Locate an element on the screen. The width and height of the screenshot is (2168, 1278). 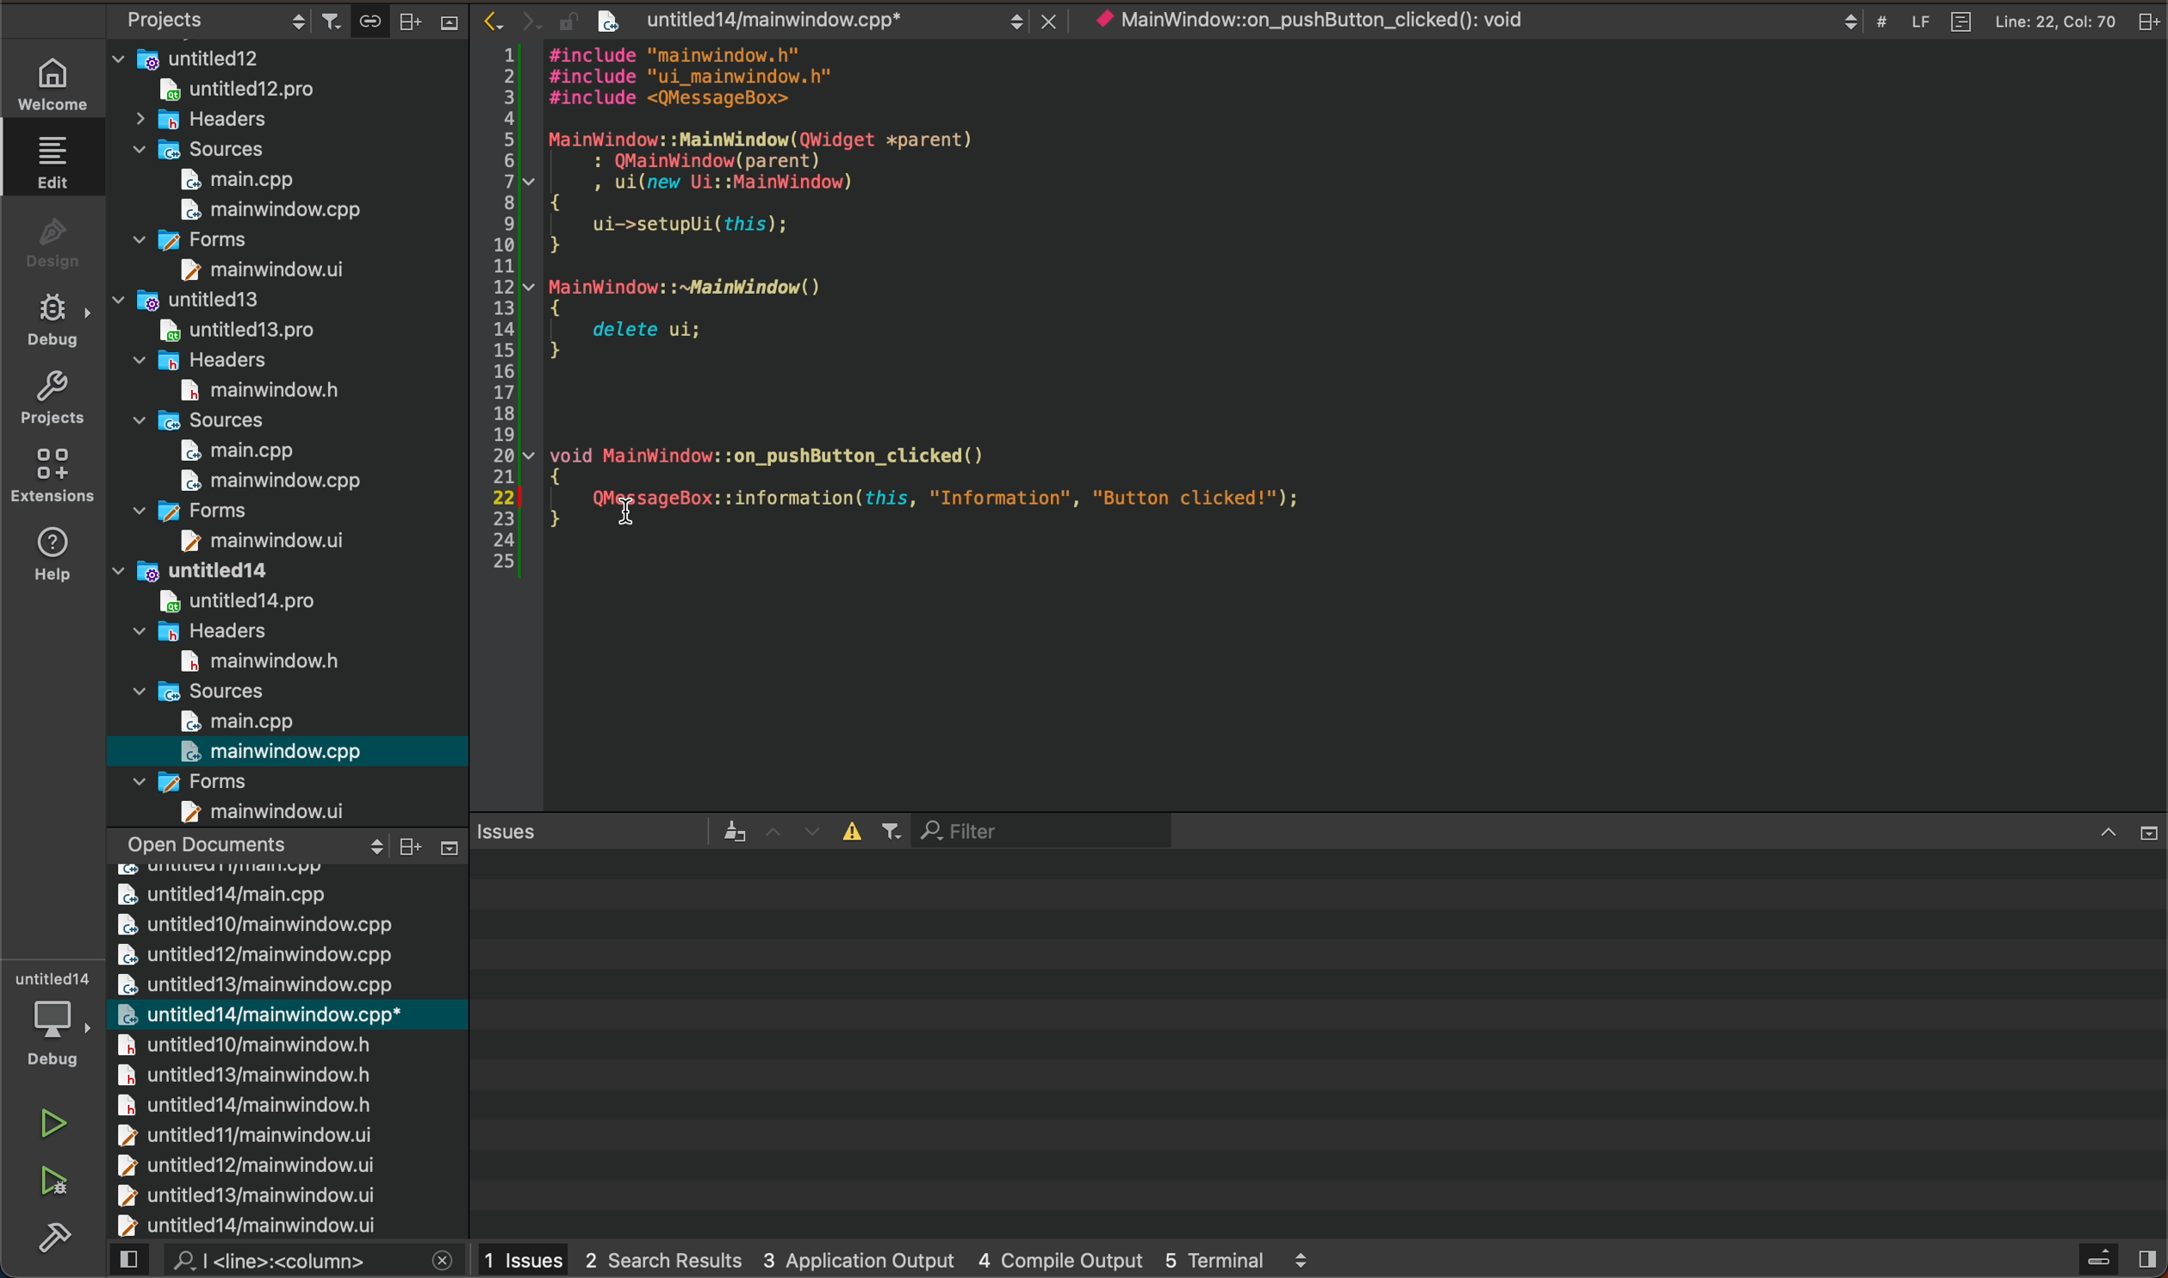
untitled13 is located at coordinates (216, 299).